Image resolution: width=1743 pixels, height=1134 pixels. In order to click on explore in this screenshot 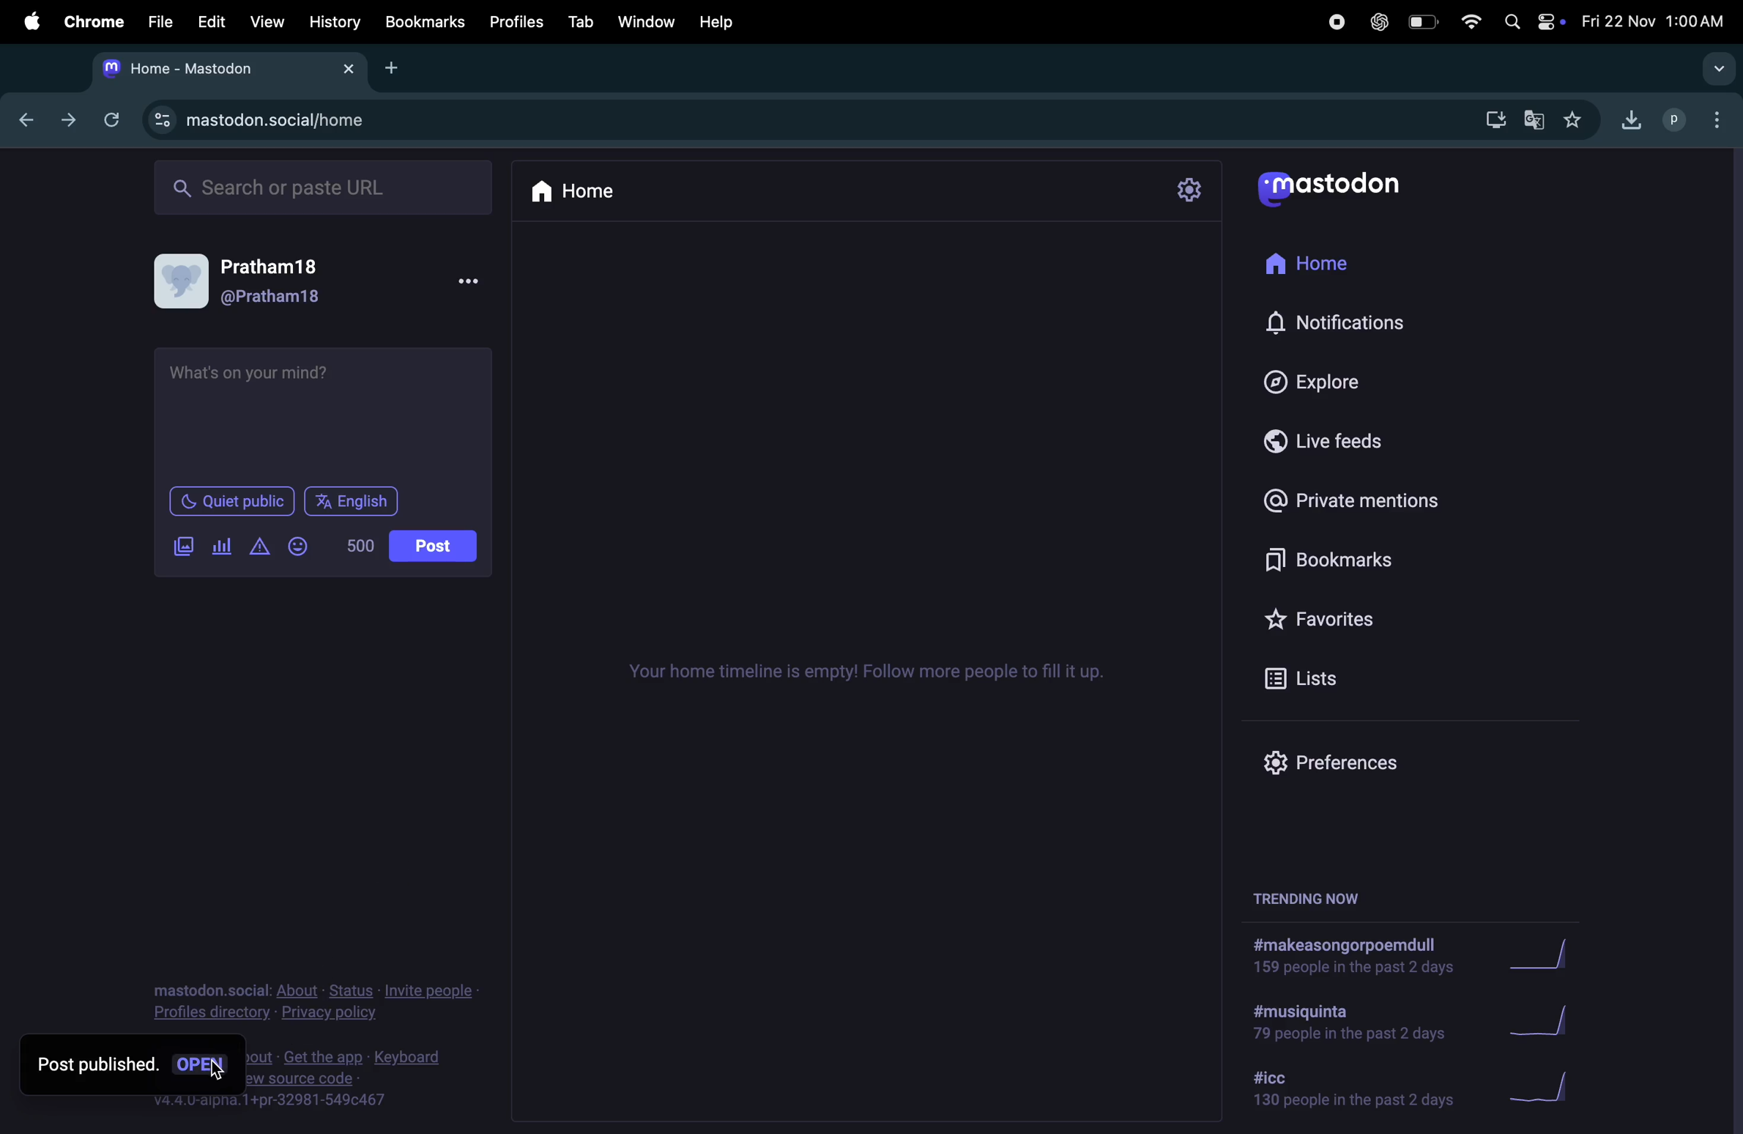, I will do `click(1328, 380)`.